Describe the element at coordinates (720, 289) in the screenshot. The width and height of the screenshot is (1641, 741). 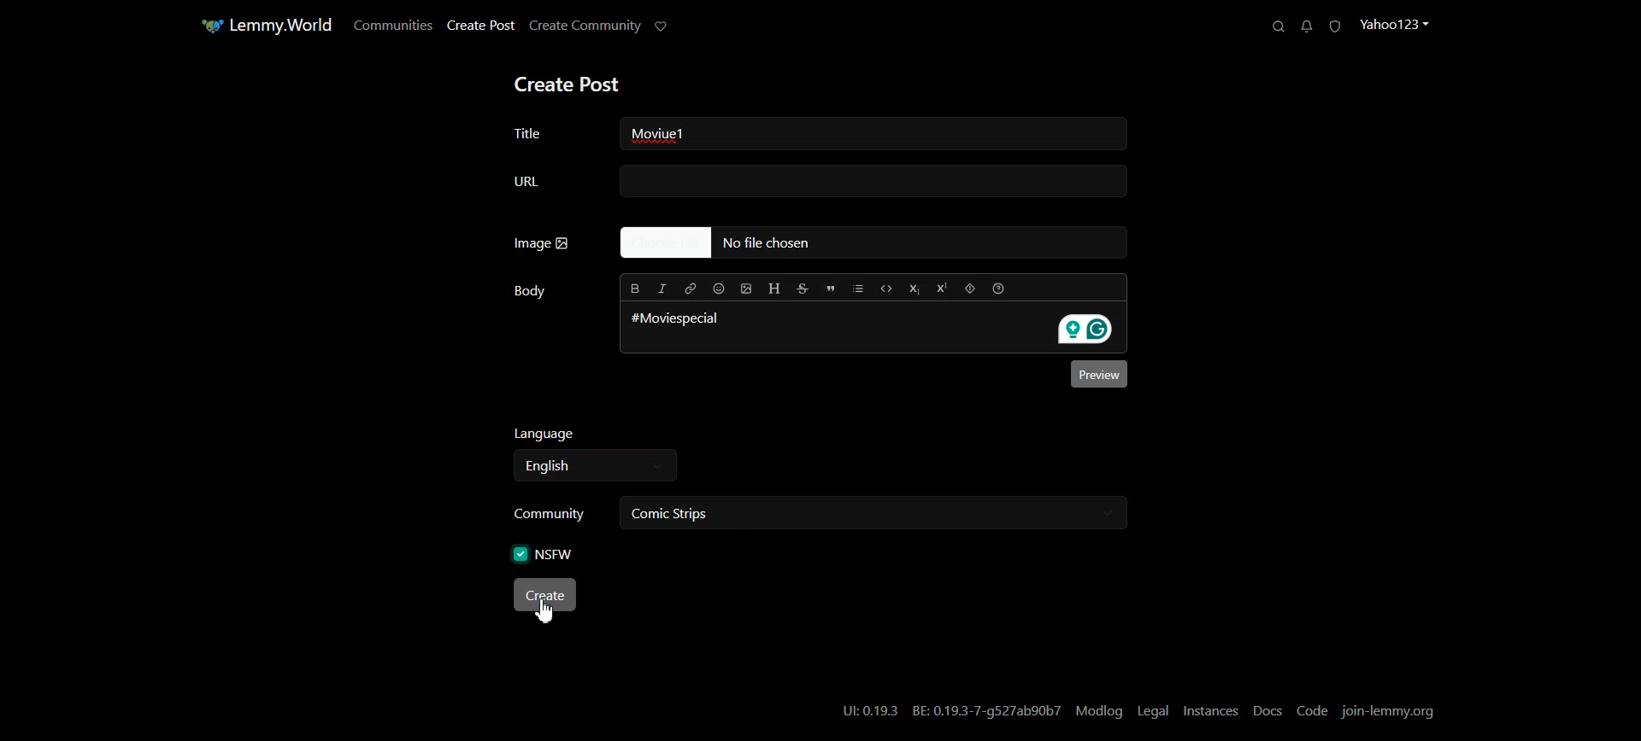
I see `Insert Emoji` at that location.